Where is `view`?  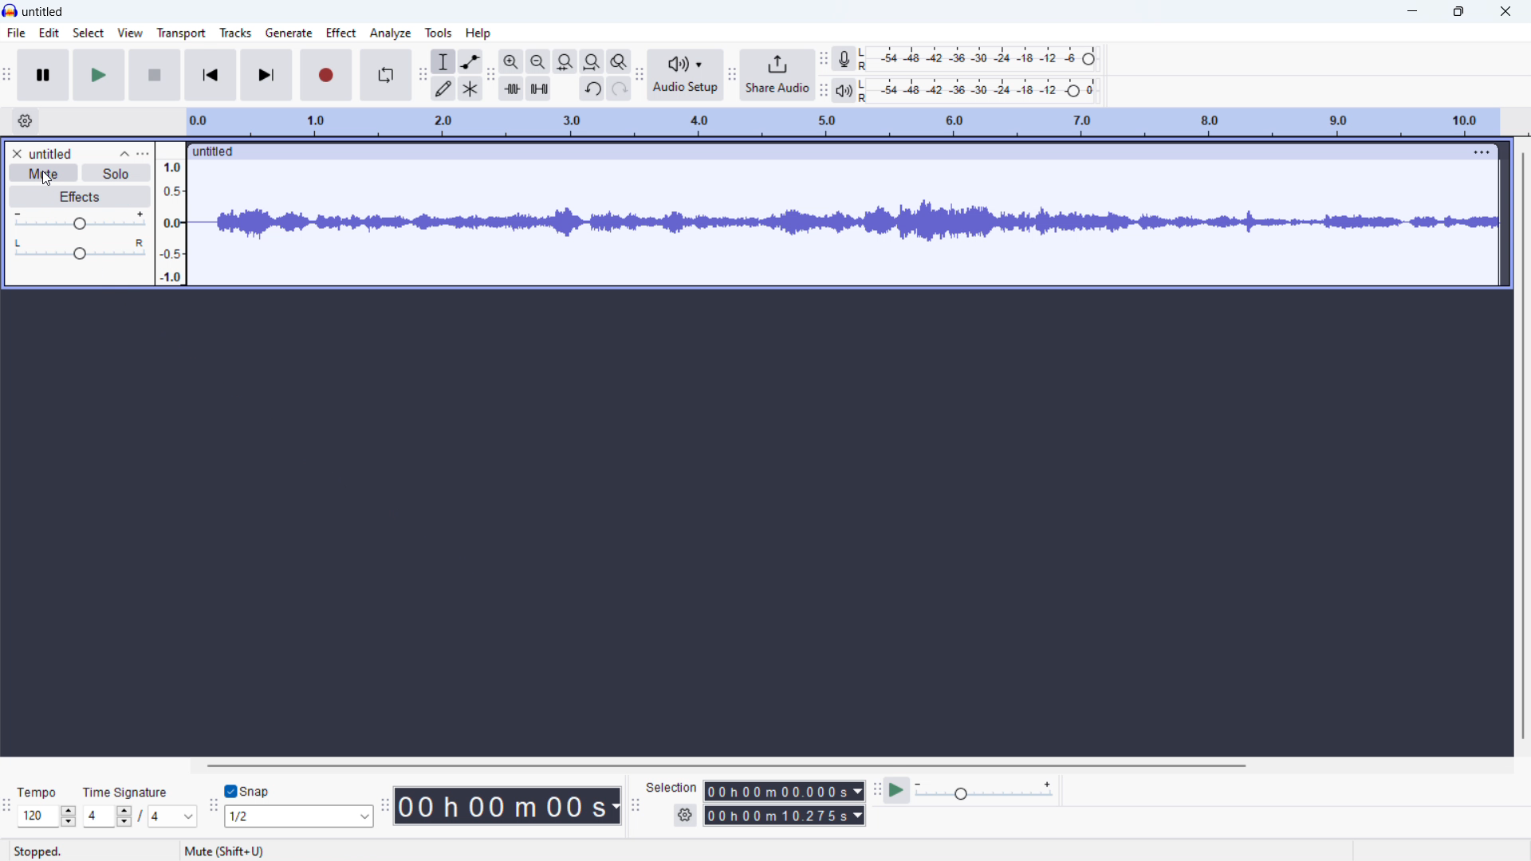 view is located at coordinates (132, 33).